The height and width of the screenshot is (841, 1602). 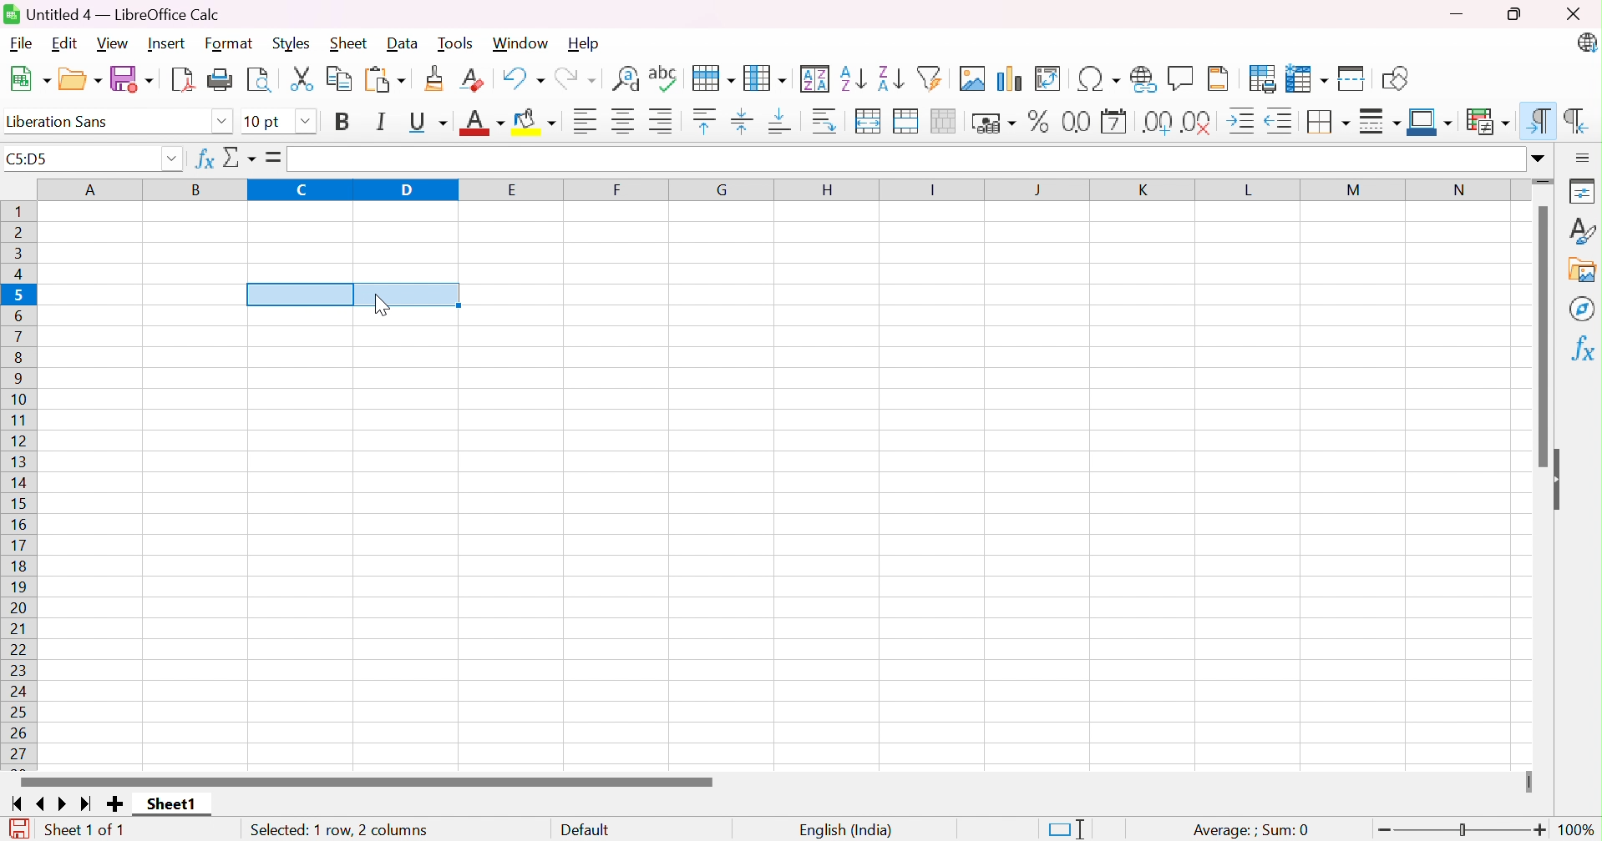 I want to click on Slider, so click(x=1544, y=182).